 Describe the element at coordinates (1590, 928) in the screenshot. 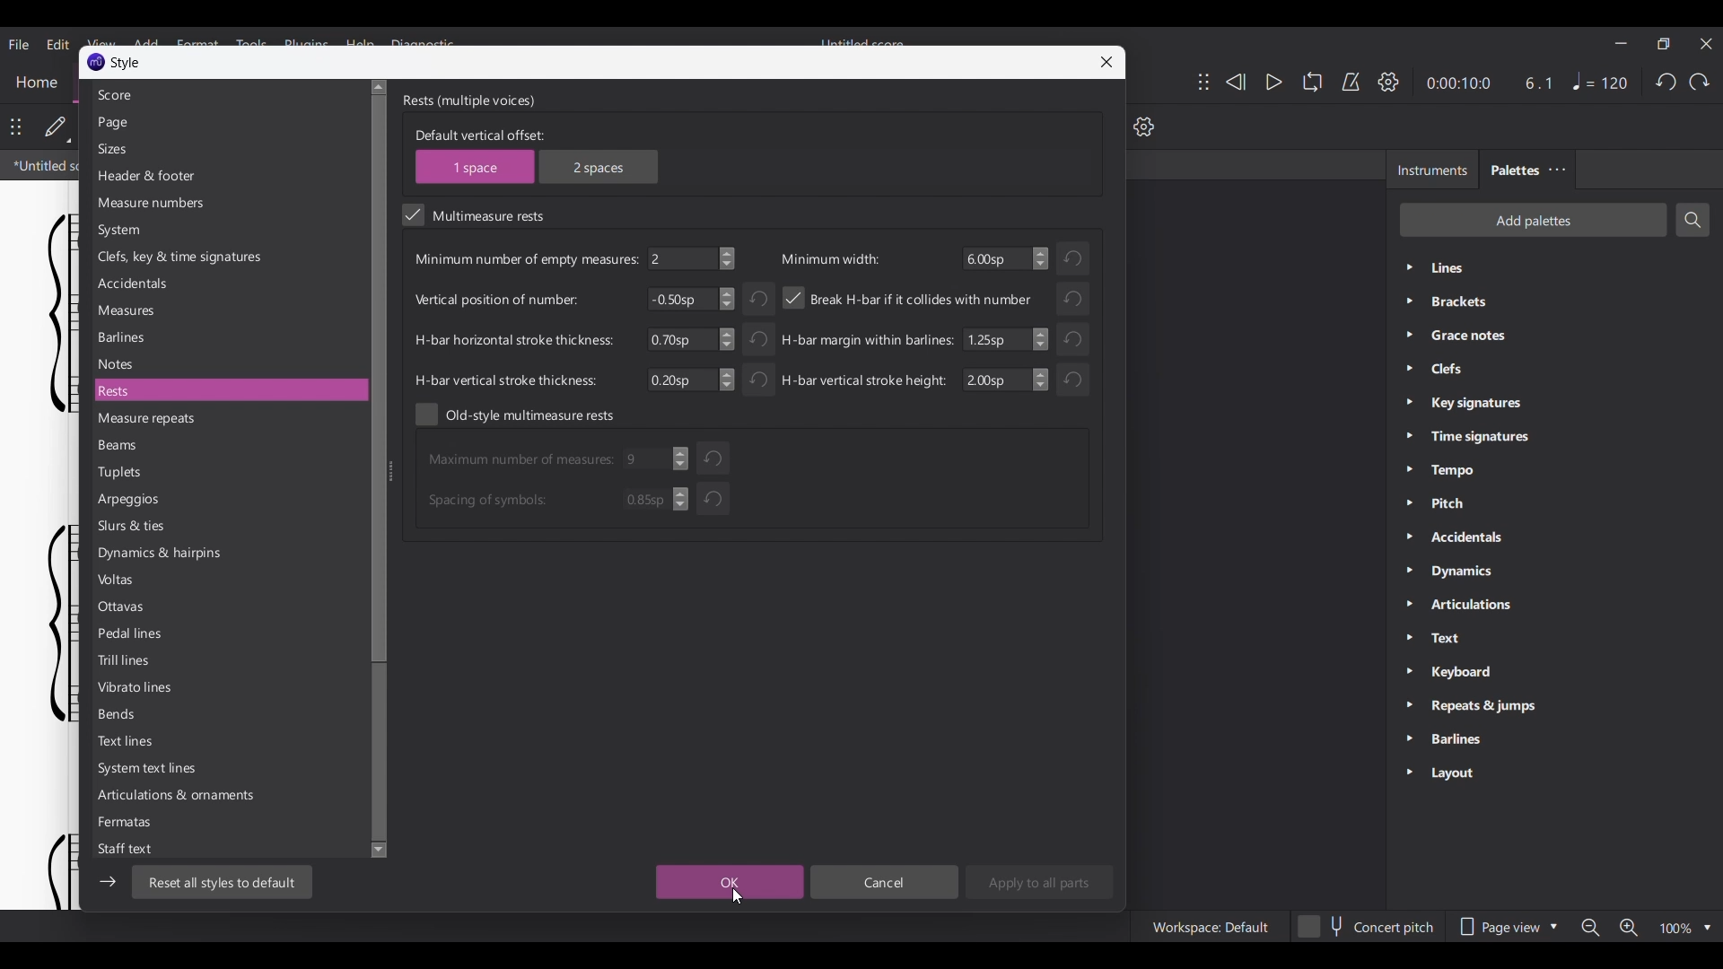

I see `Zoom out` at that location.